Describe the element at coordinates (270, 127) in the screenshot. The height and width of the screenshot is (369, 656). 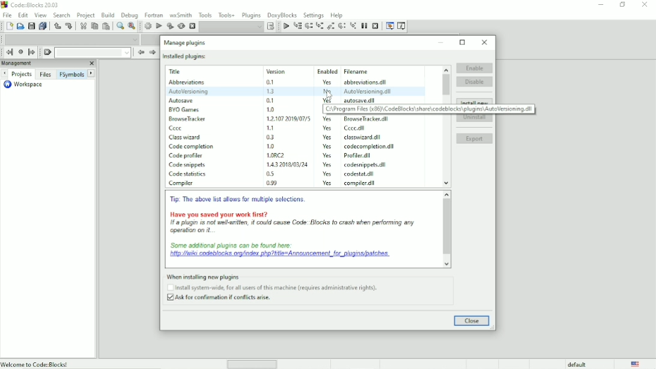
I see `version ` at that location.